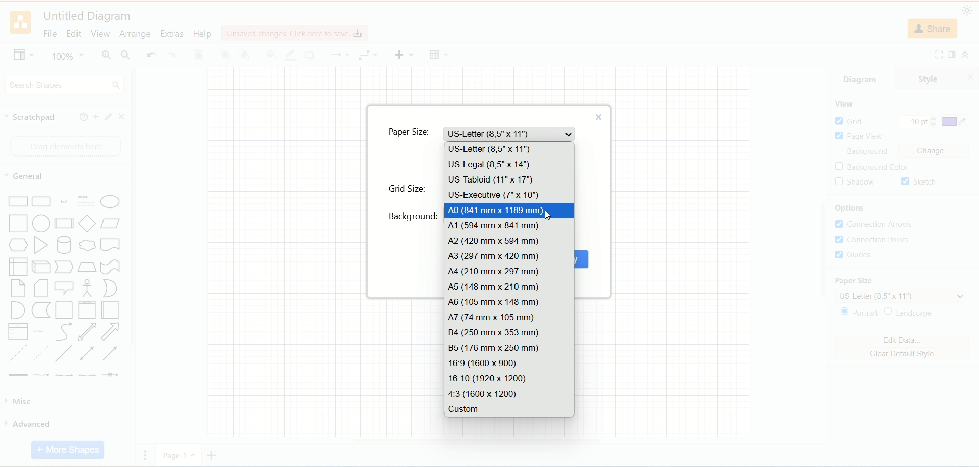 The width and height of the screenshot is (979, 467). What do you see at coordinates (110, 246) in the screenshot?
I see `Document` at bounding box center [110, 246].